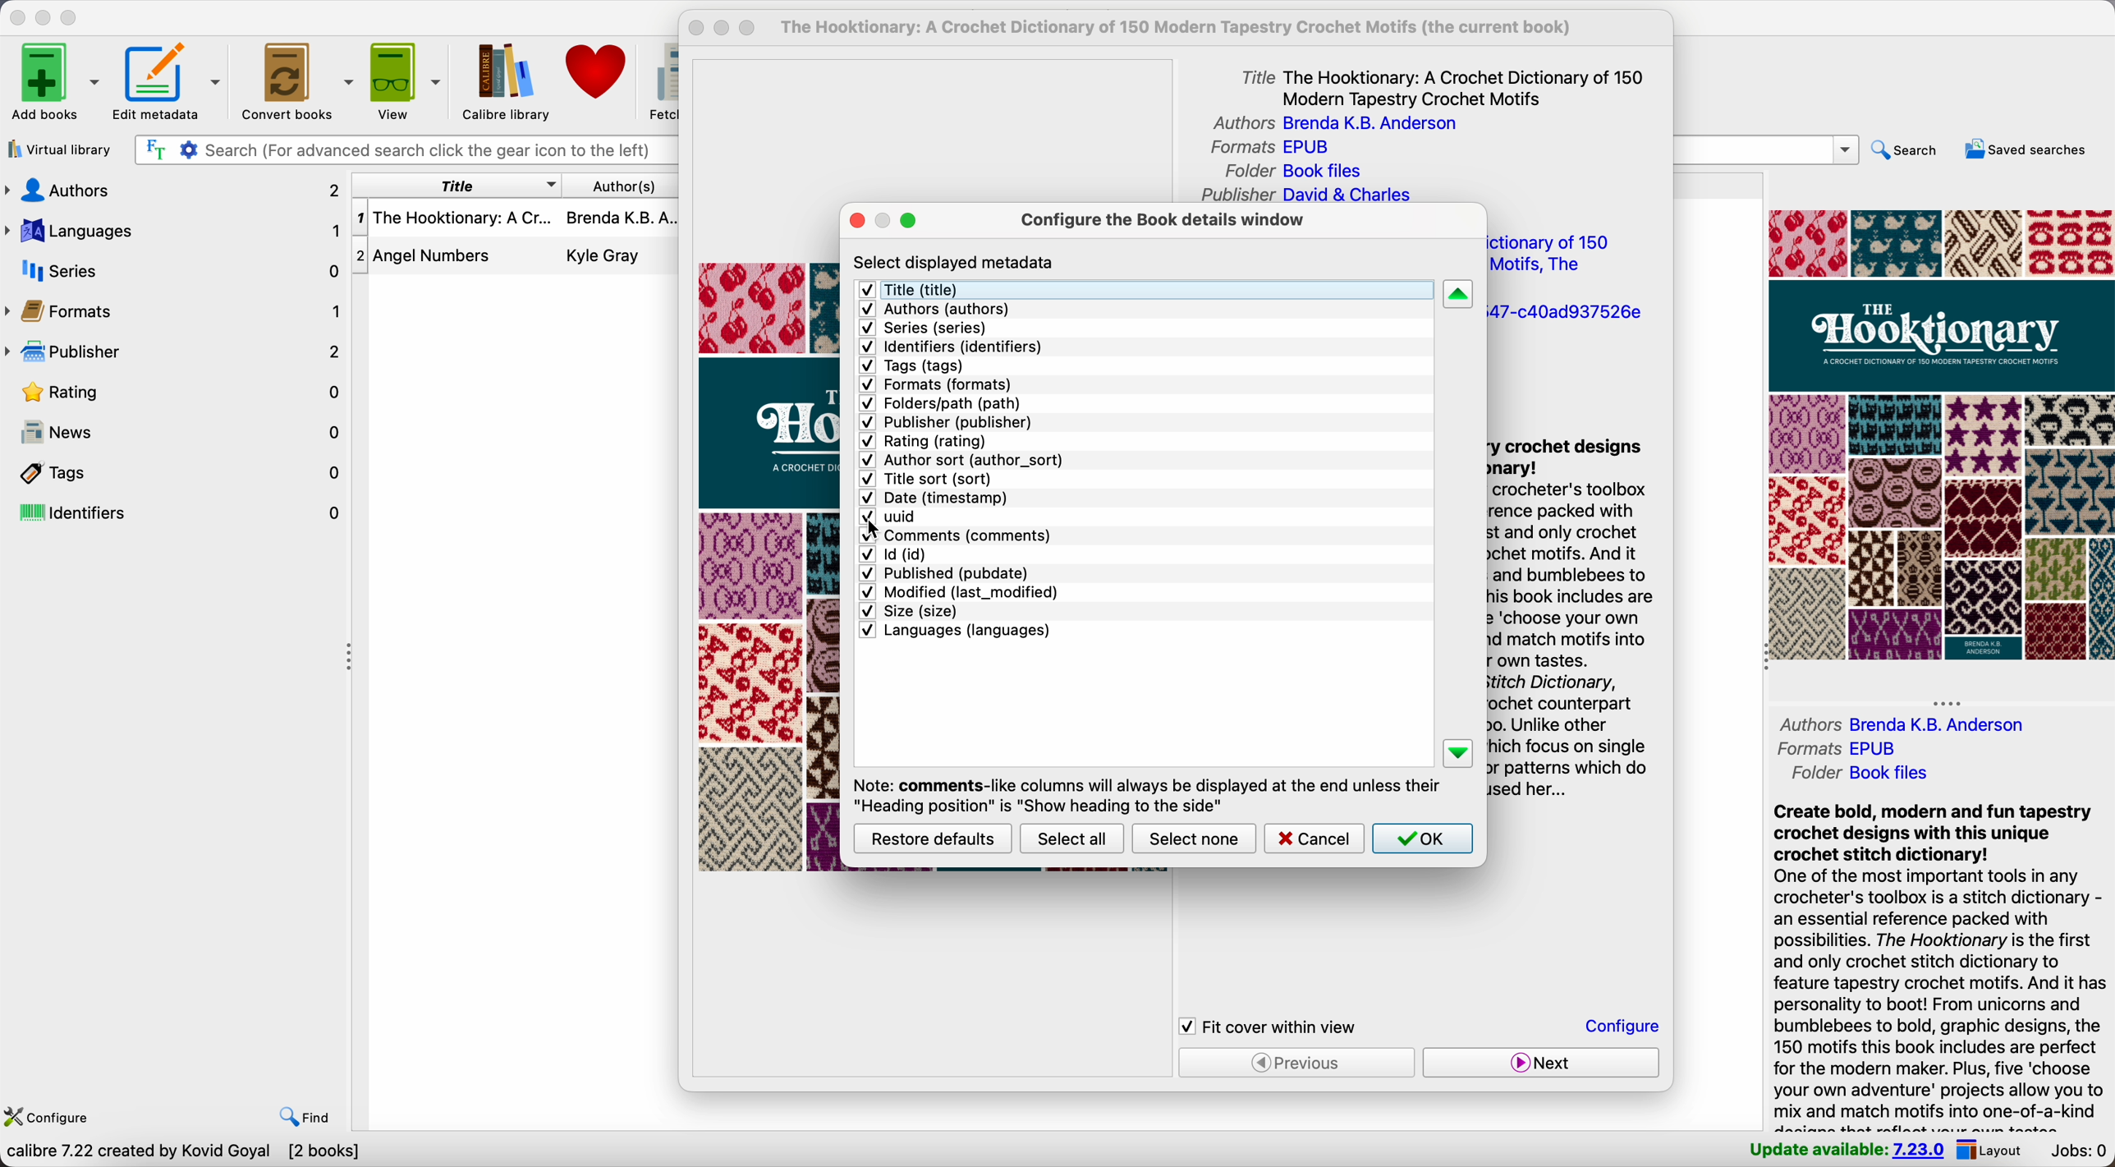  What do you see at coordinates (948, 423) in the screenshot?
I see `publisher` at bounding box center [948, 423].